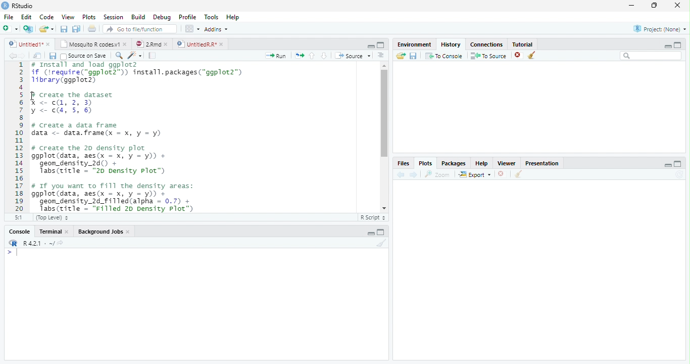 Image resolution: width=690 pixels, height=364 pixels. Describe the element at coordinates (88, 17) in the screenshot. I see `Plots` at that location.